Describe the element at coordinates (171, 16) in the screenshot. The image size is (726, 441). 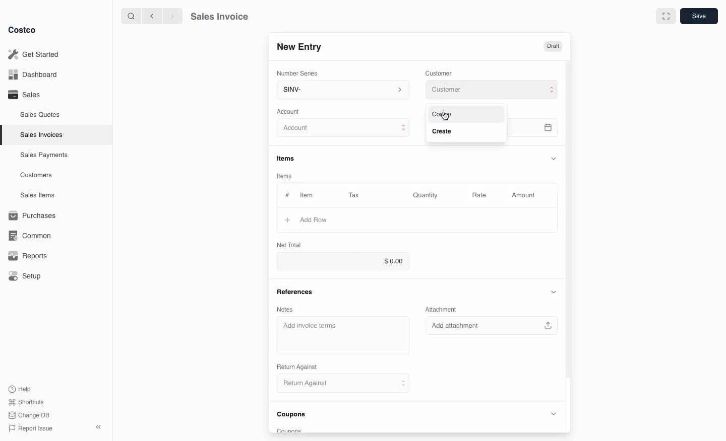
I see `forward` at that location.